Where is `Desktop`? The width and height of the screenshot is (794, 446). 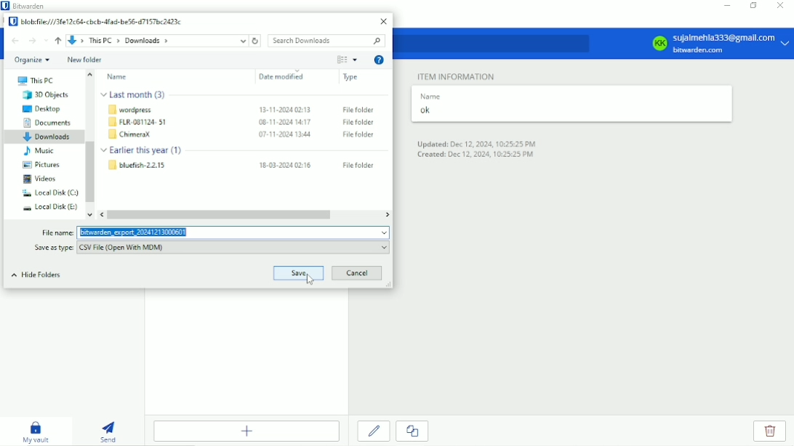 Desktop is located at coordinates (44, 109).